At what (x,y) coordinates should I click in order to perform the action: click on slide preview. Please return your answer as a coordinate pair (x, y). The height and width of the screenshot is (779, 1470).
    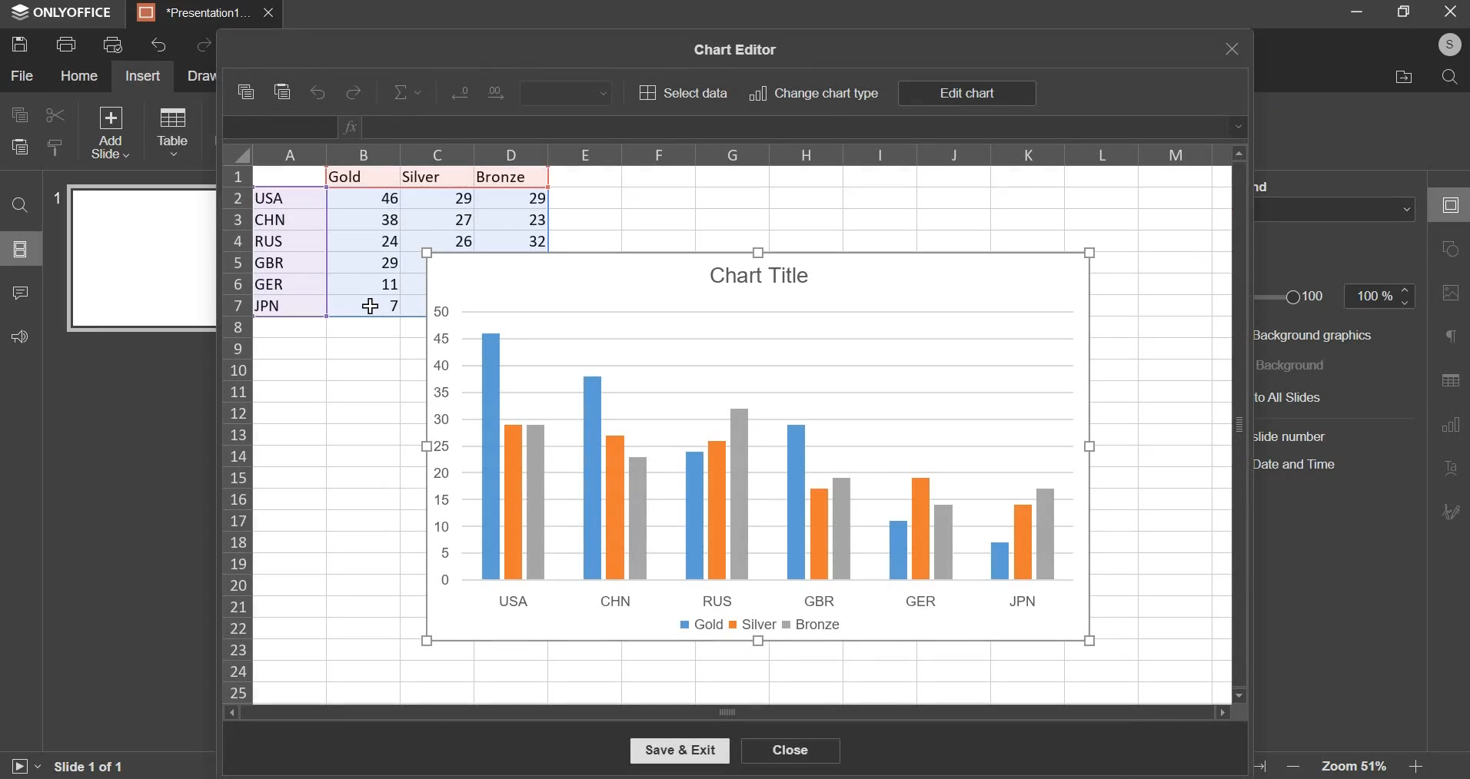
    Looking at the image, I should click on (139, 257).